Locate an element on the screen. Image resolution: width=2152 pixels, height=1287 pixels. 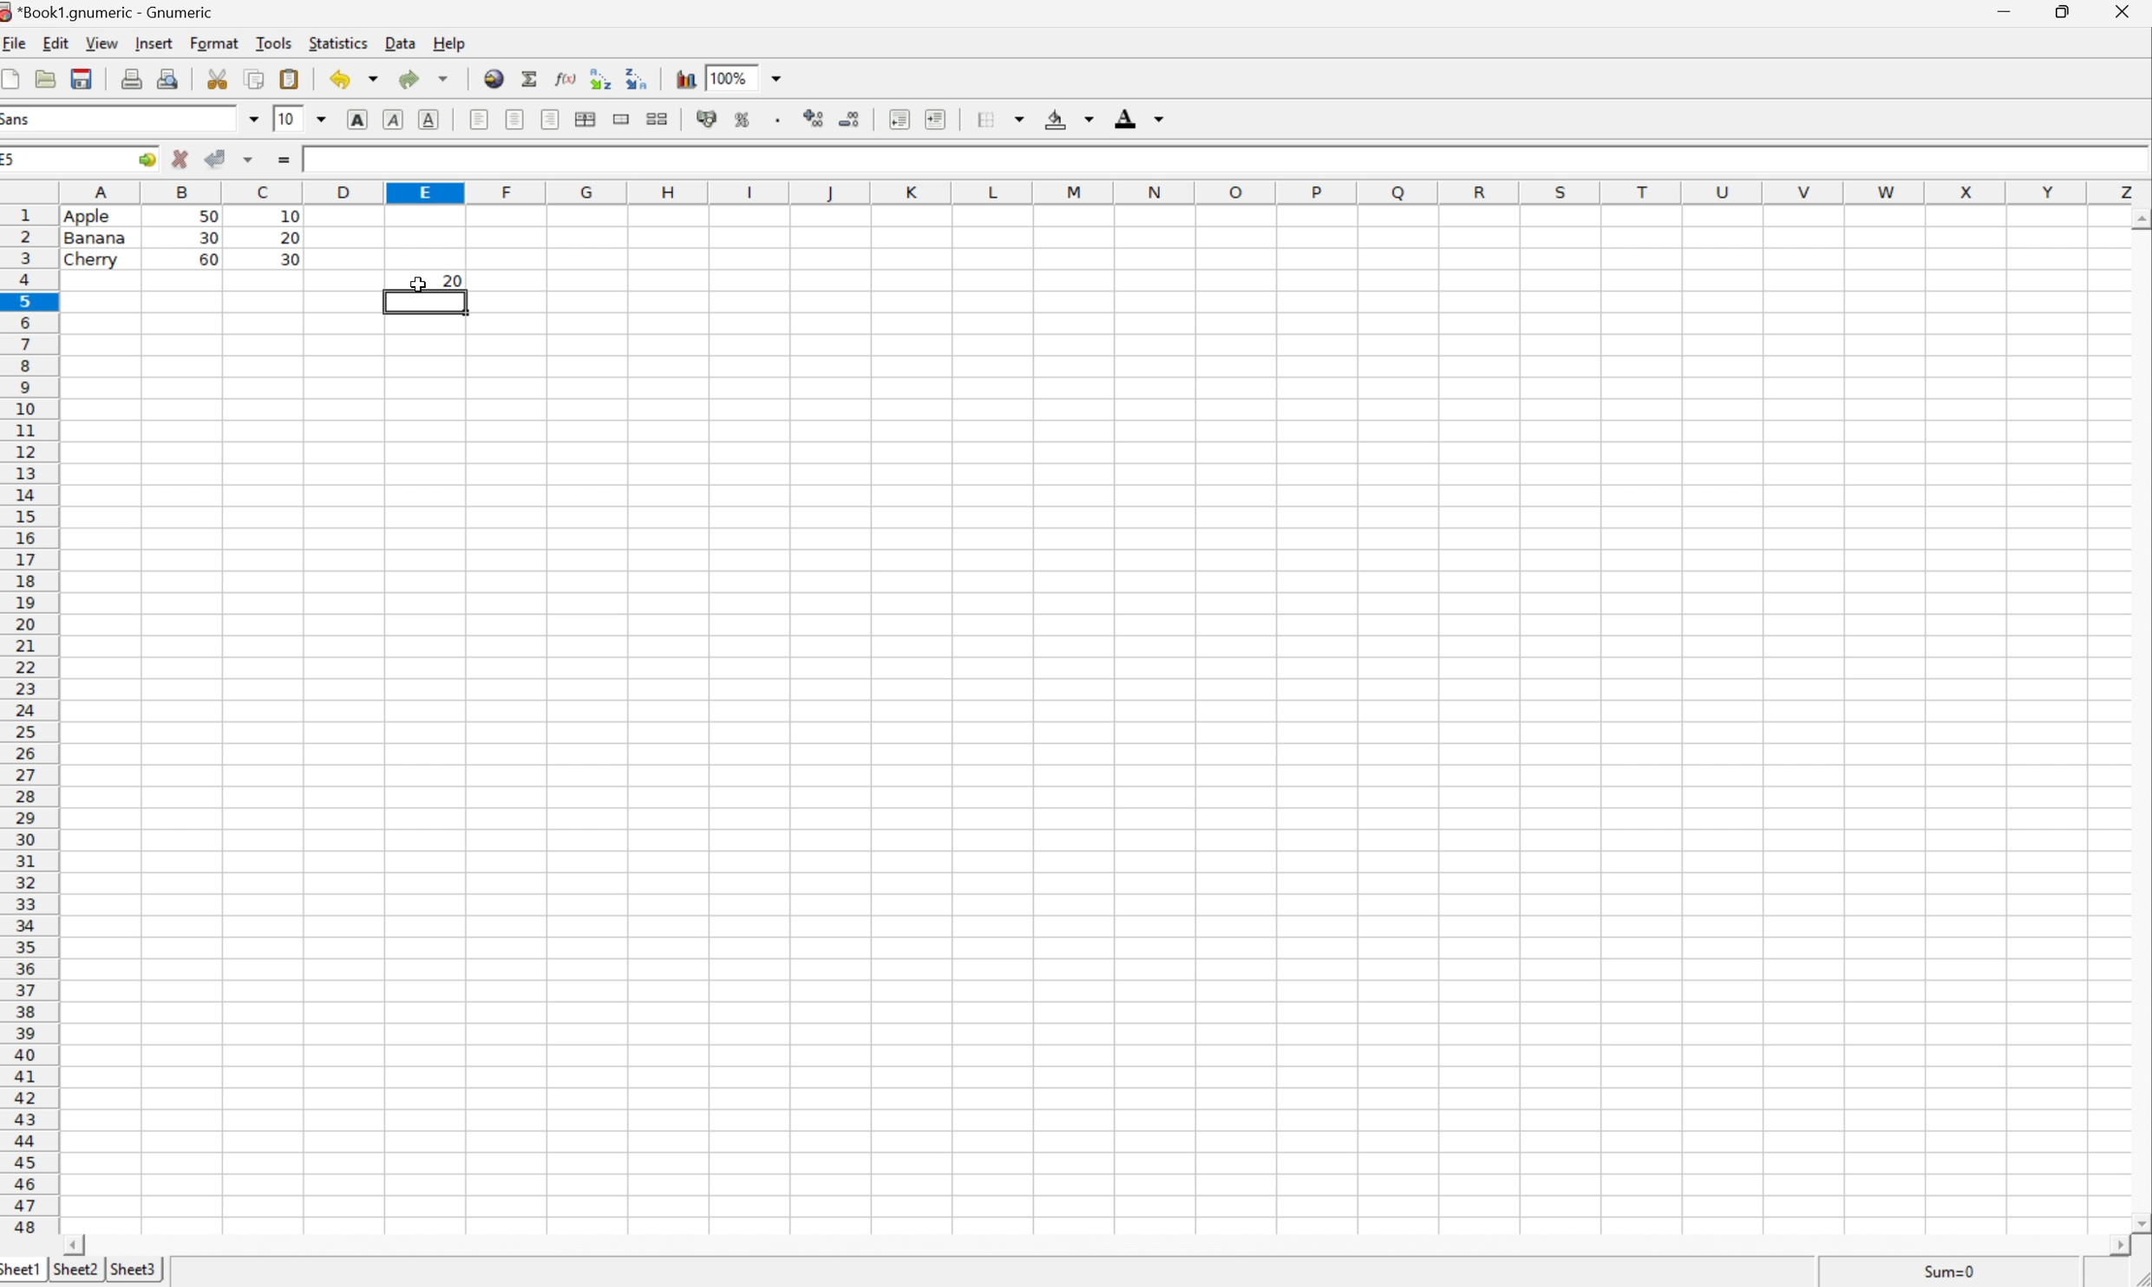
Sort the selected region in ascending order based on the first column selected is located at coordinates (601, 79).